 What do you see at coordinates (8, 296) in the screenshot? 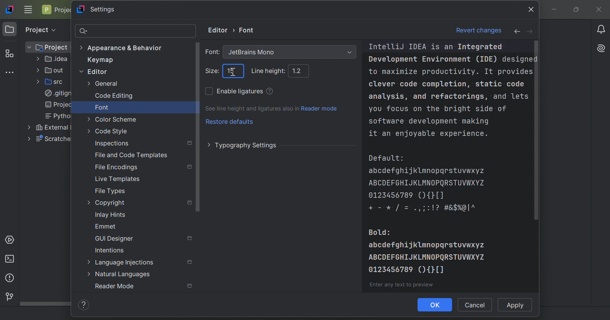
I see `Version control` at bounding box center [8, 296].